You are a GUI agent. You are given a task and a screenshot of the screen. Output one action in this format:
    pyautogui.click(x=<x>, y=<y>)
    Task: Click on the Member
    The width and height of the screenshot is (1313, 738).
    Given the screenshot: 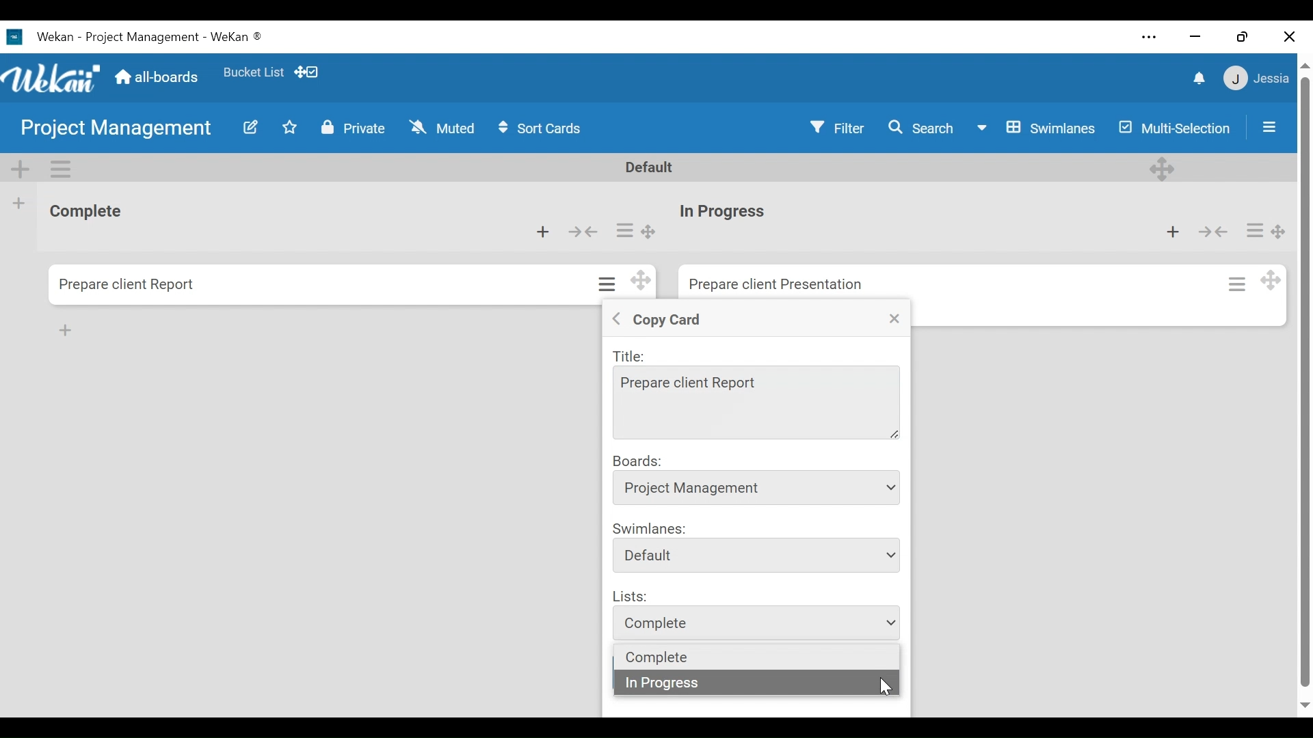 What is the action you would take?
    pyautogui.click(x=1264, y=77)
    